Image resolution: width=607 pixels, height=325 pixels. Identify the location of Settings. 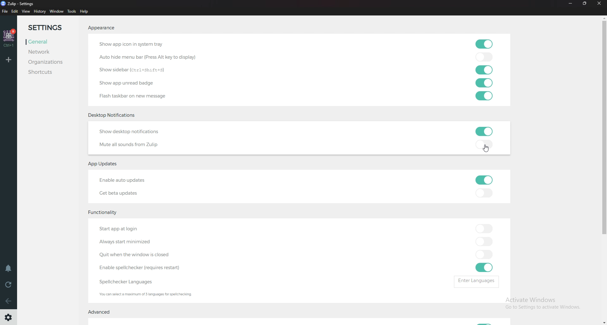
(8, 319).